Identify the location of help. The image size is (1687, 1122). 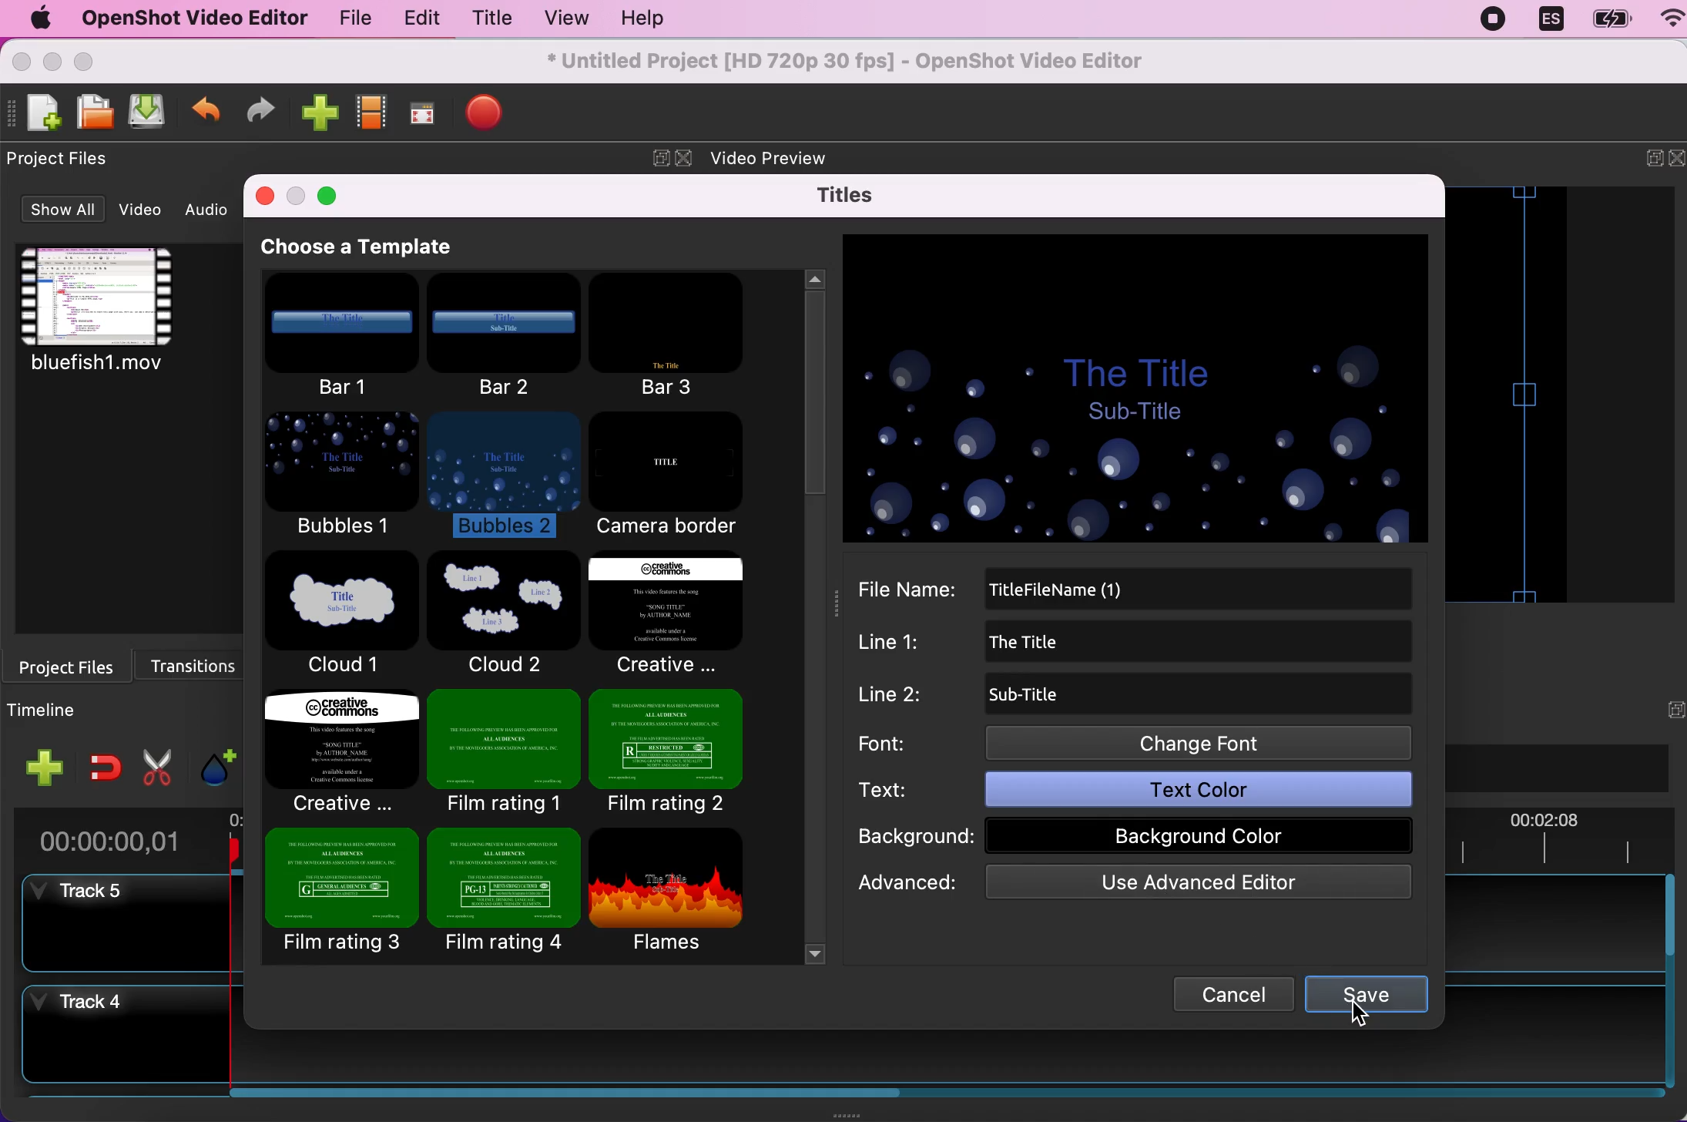
(636, 21).